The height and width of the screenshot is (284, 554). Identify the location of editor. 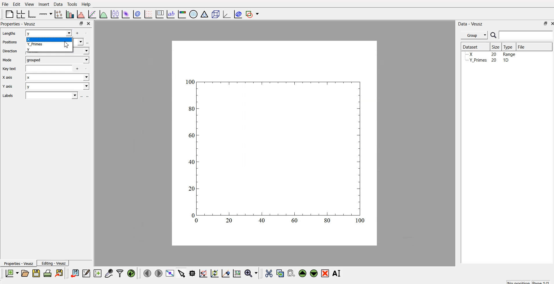
(87, 273).